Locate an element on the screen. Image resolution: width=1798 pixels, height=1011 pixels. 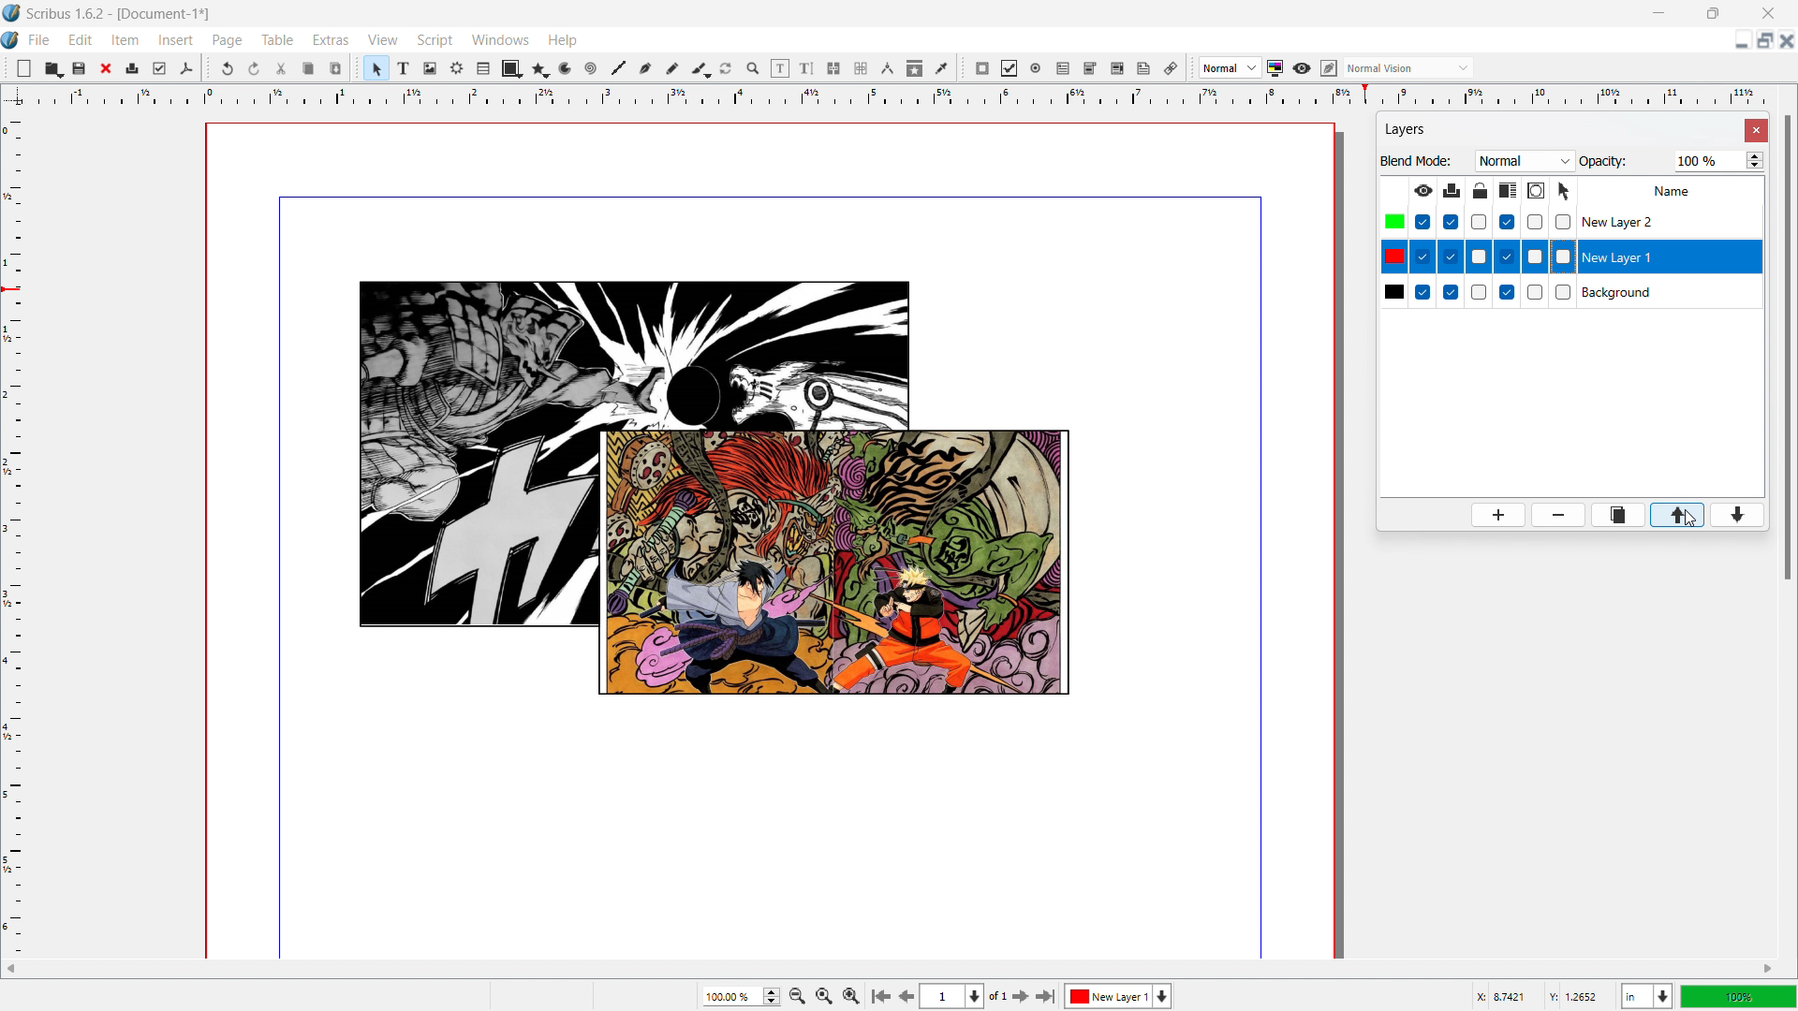
select objects on layer is located at coordinates (1565, 191).